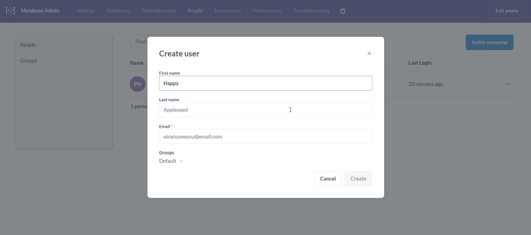 The height and width of the screenshot is (235, 531). What do you see at coordinates (290, 110) in the screenshot?
I see `cursor` at bounding box center [290, 110].